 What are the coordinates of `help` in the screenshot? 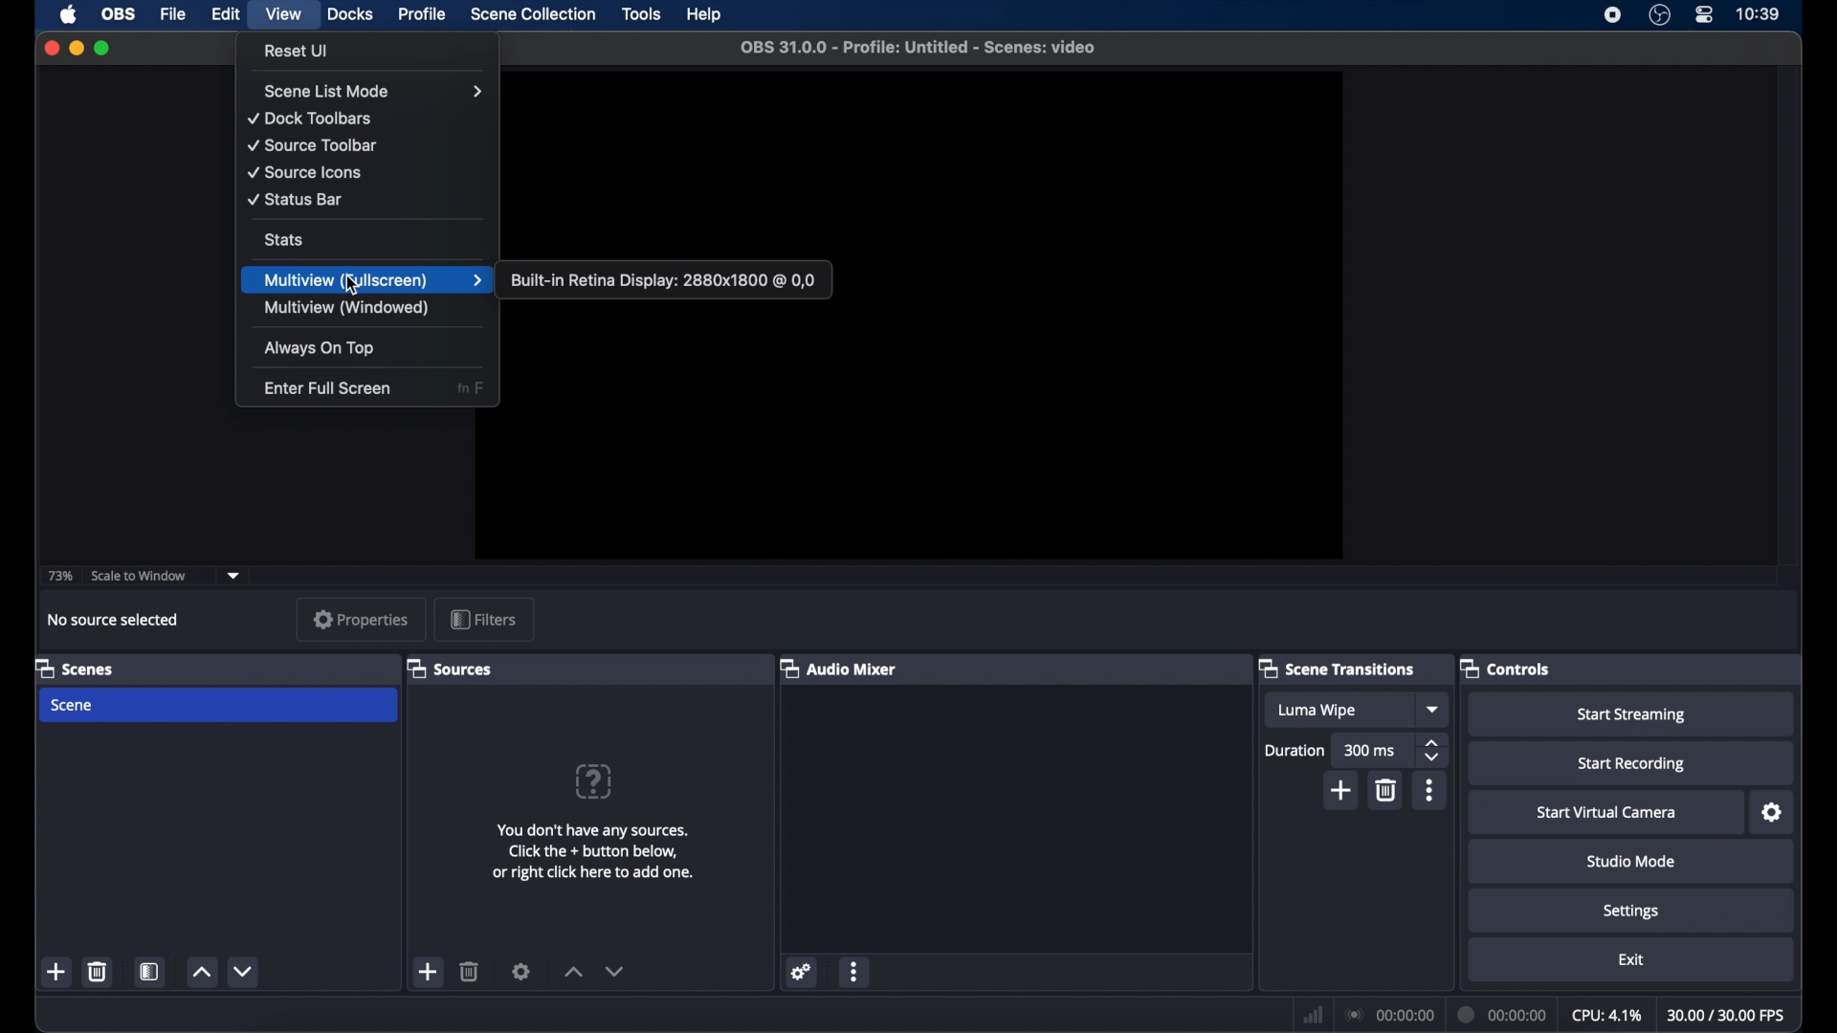 It's located at (702, 15).